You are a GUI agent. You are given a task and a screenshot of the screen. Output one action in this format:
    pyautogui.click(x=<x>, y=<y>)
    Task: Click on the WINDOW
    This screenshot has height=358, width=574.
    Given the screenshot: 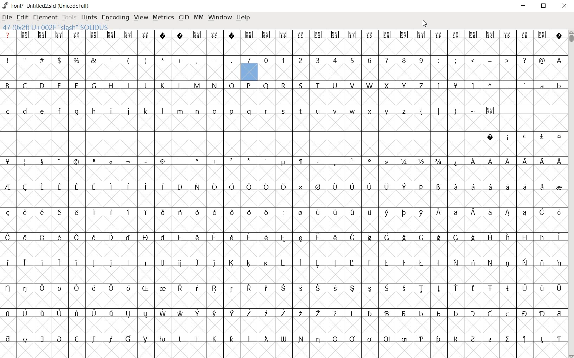 What is the action you would take?
    pyautogui.click(x=219, y=18)
    